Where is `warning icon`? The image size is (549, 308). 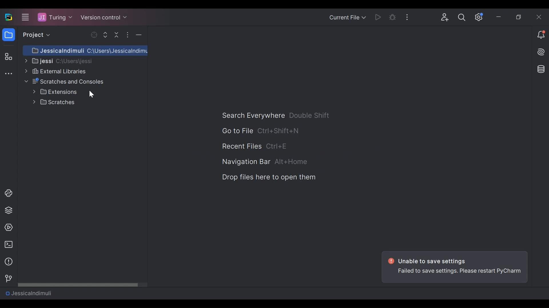 warning icon is located at coordinates (390, 261).